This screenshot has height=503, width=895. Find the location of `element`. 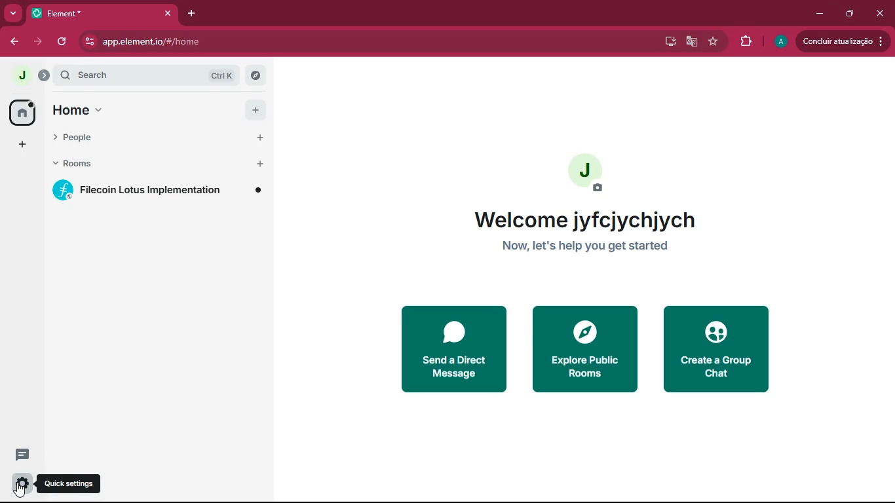

element is located at coordinates (102, 13).